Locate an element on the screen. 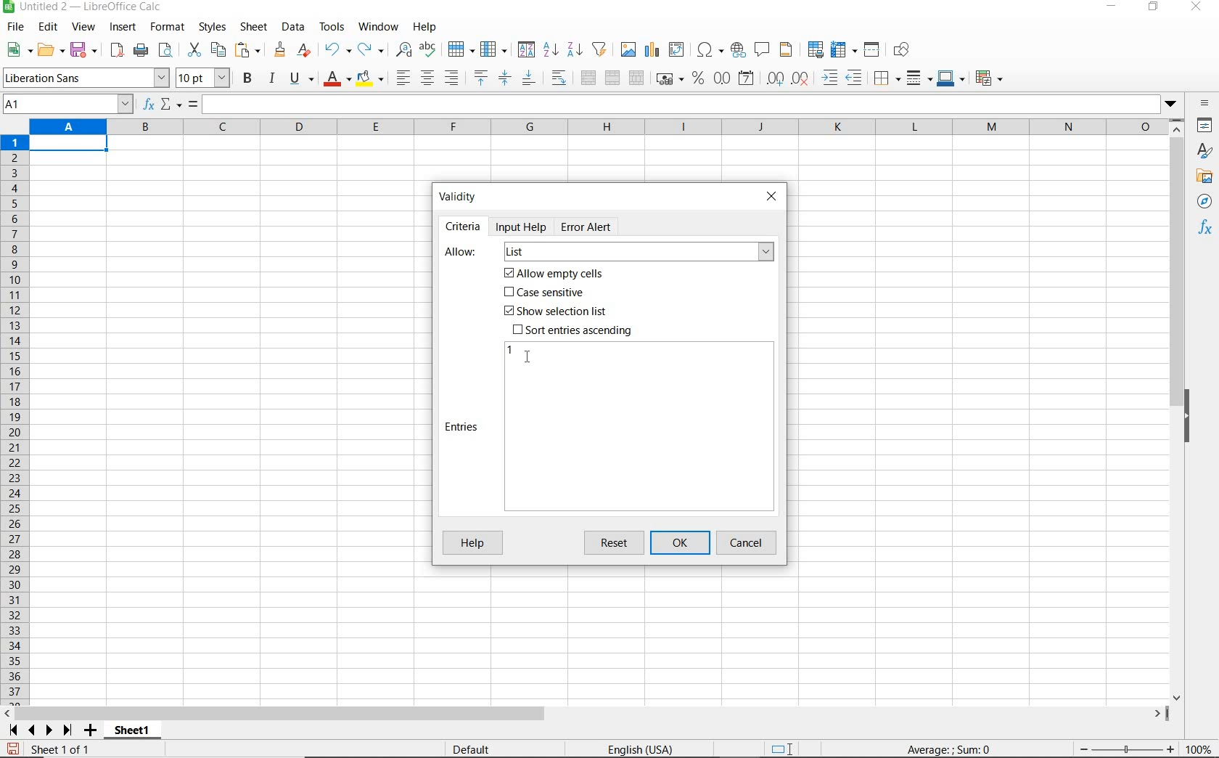 The width and height of the screenshot is (1219, 758). styles is located at coordinates (211, 28).